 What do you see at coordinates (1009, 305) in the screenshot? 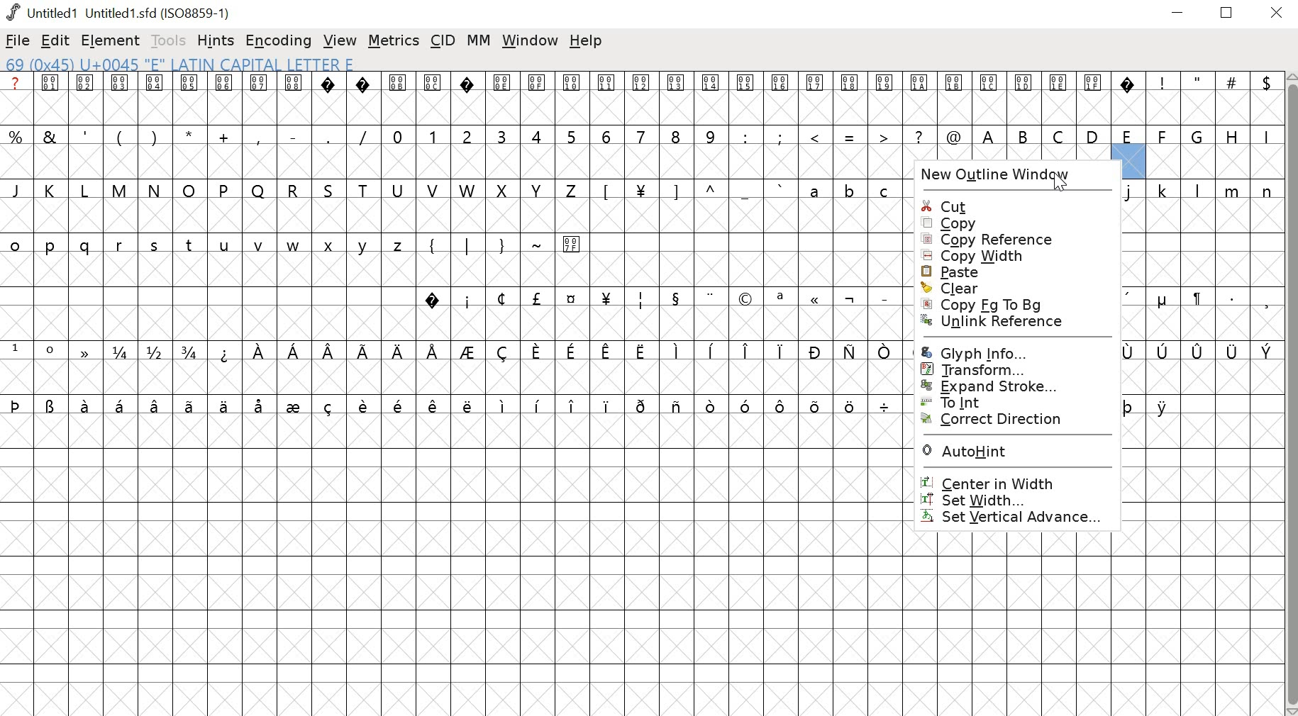
I see `COPY Fg to Bg` at bounding box center [1009, 305].